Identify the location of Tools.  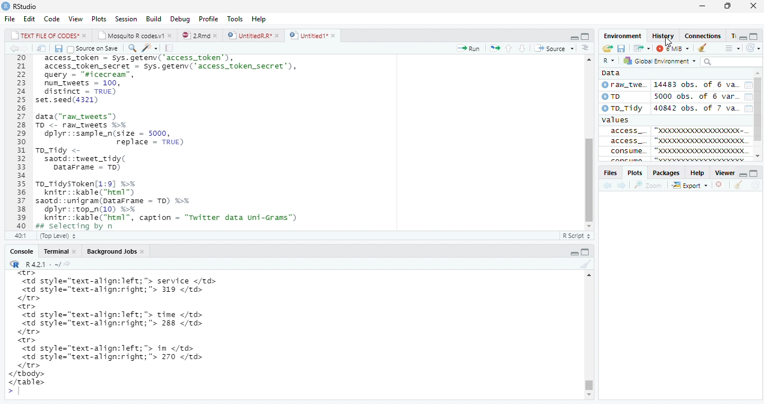
(234, 18).